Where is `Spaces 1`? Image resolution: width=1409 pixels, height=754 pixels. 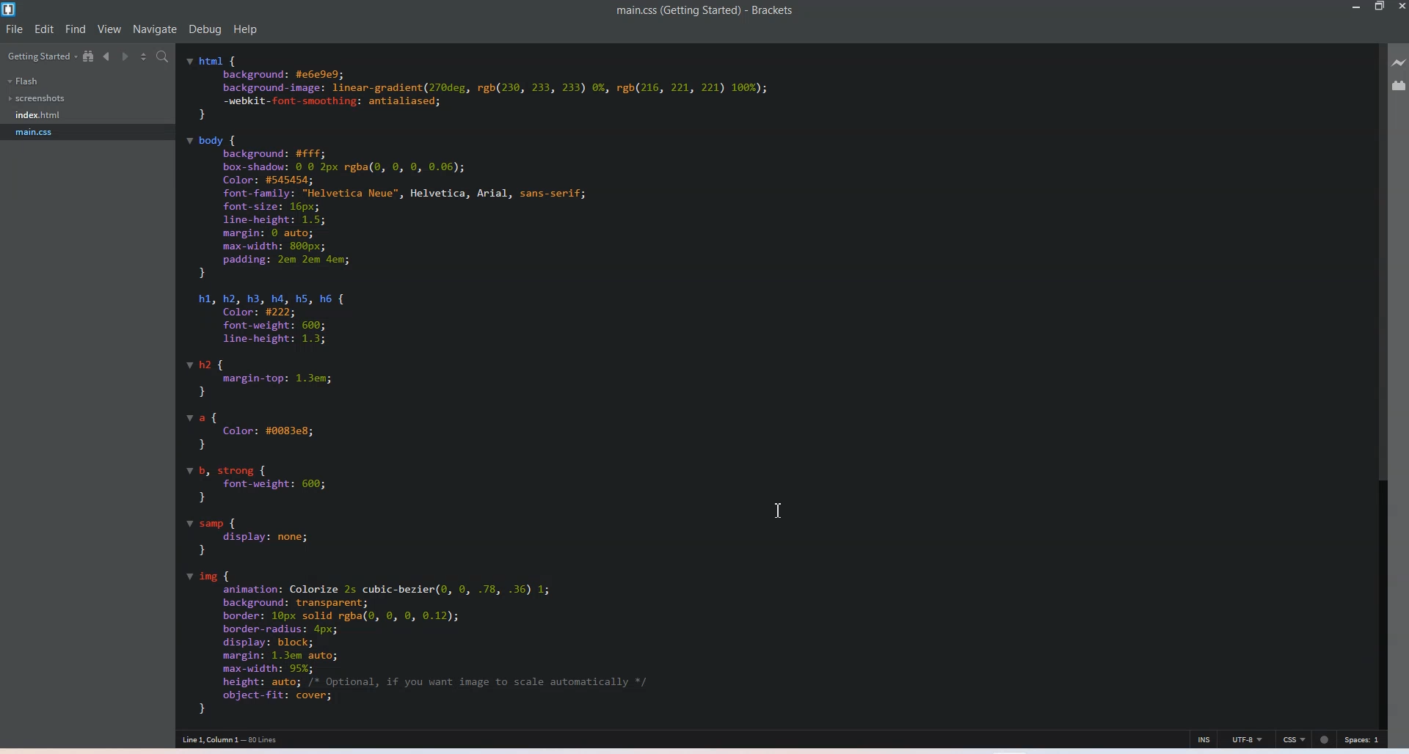
Spaces 1 is located at coordinates (1361, 740).